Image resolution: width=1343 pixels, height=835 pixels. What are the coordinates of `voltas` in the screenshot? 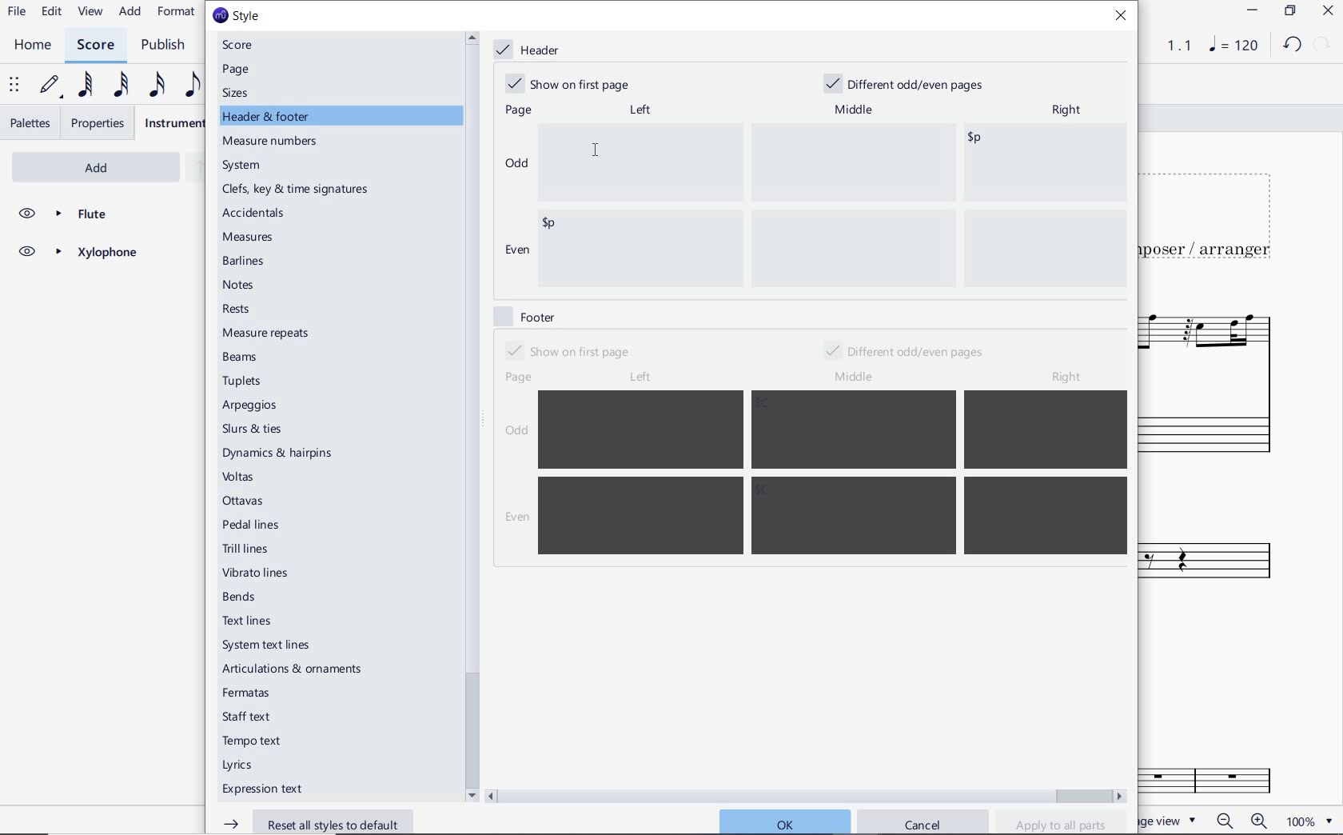 It's located at (239, 477).